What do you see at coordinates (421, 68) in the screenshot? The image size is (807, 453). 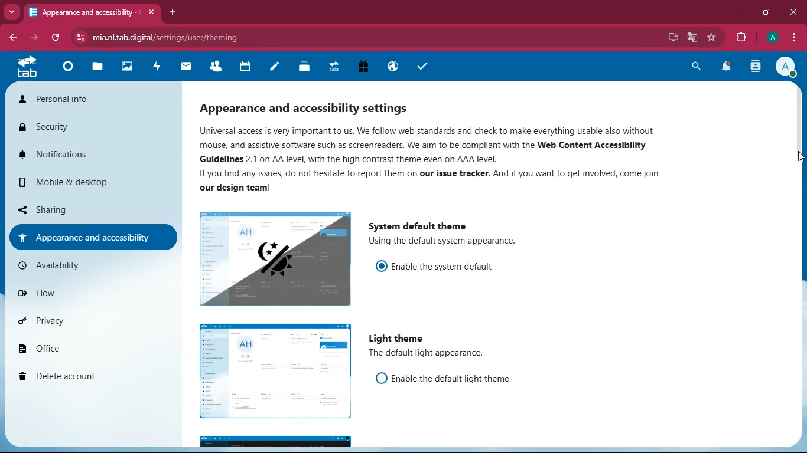 I see `tasks` at bounding box center [421, 68].